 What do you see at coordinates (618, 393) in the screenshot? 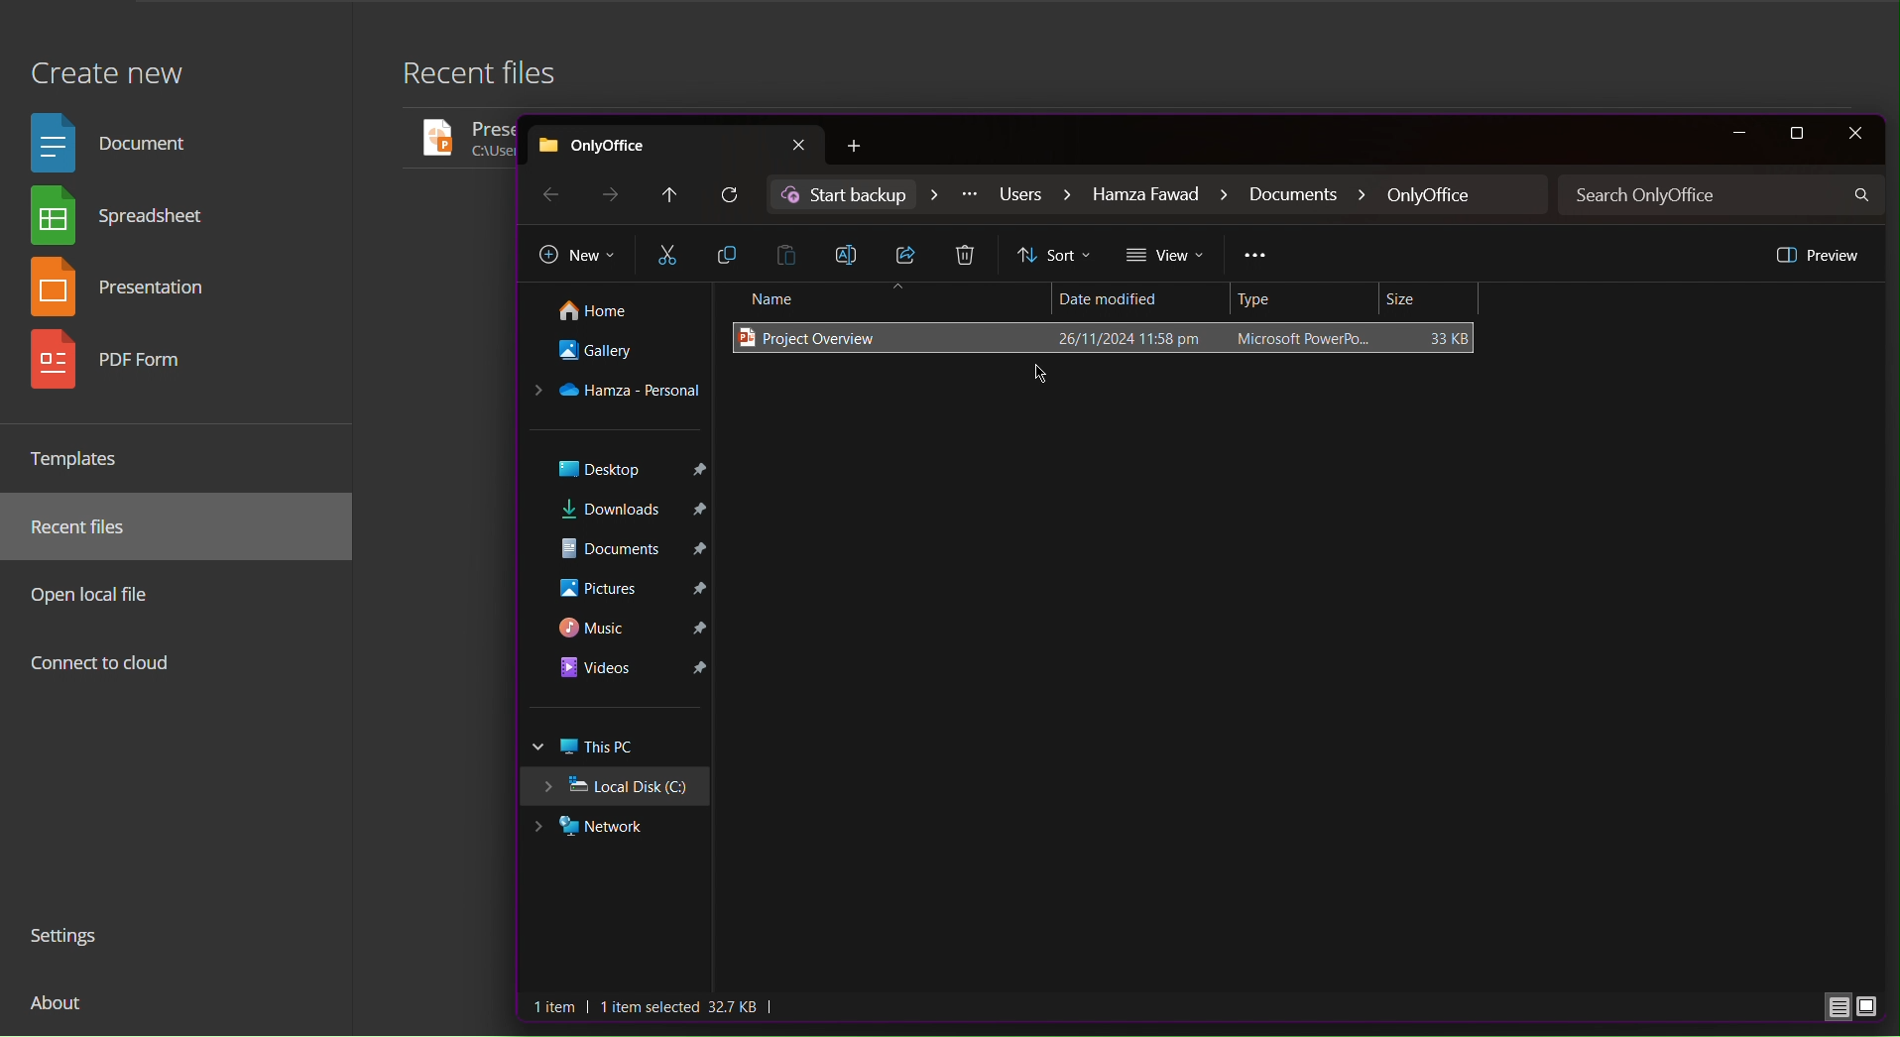
I see `OneDrive` at bounding box center [618, 393].